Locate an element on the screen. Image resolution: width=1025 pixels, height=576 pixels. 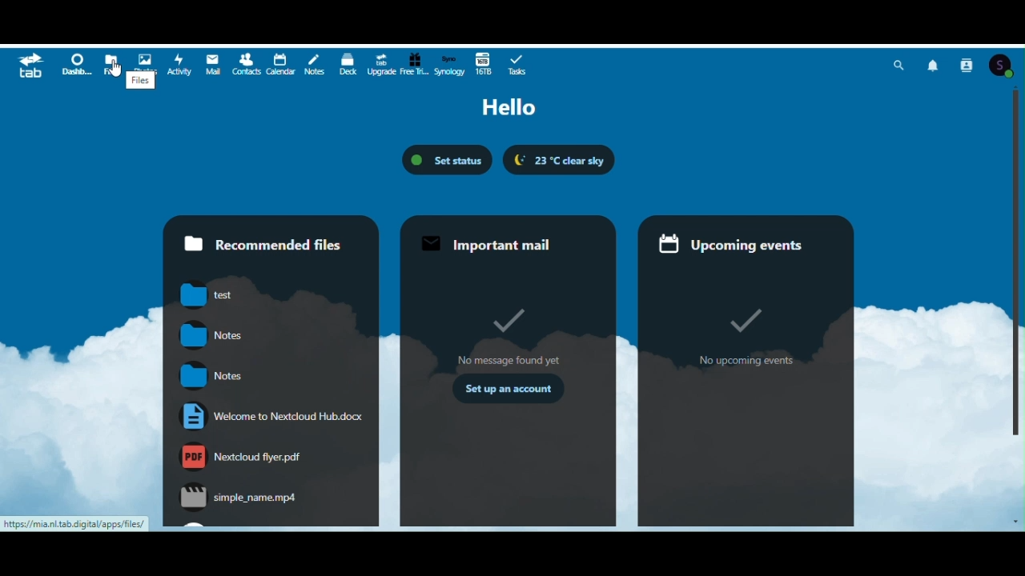
simple_name.mp4 is located at coordinates (239, 497).